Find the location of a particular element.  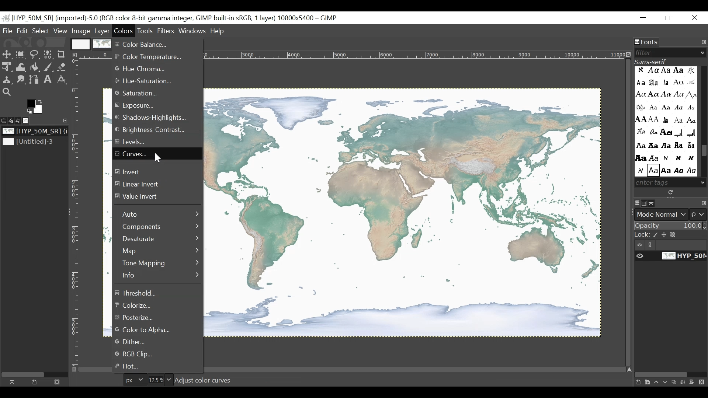

Channels is located at coordinates (646, 203).